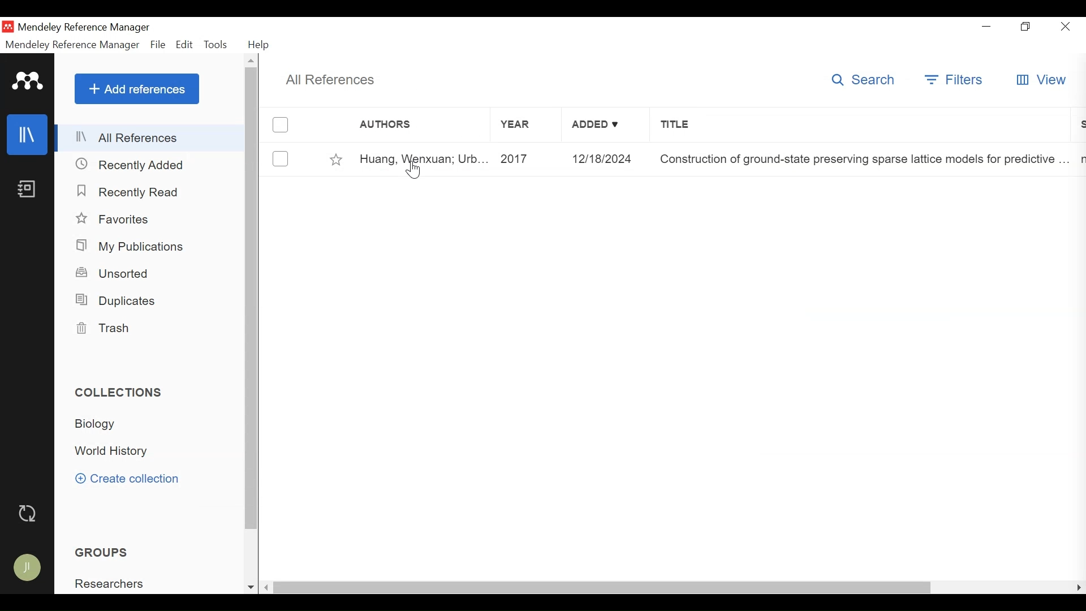 This screenshot has width=1086, height=611. Describe the element at coordinates (152, 137) in the screenshot. I see `All References` at that location.